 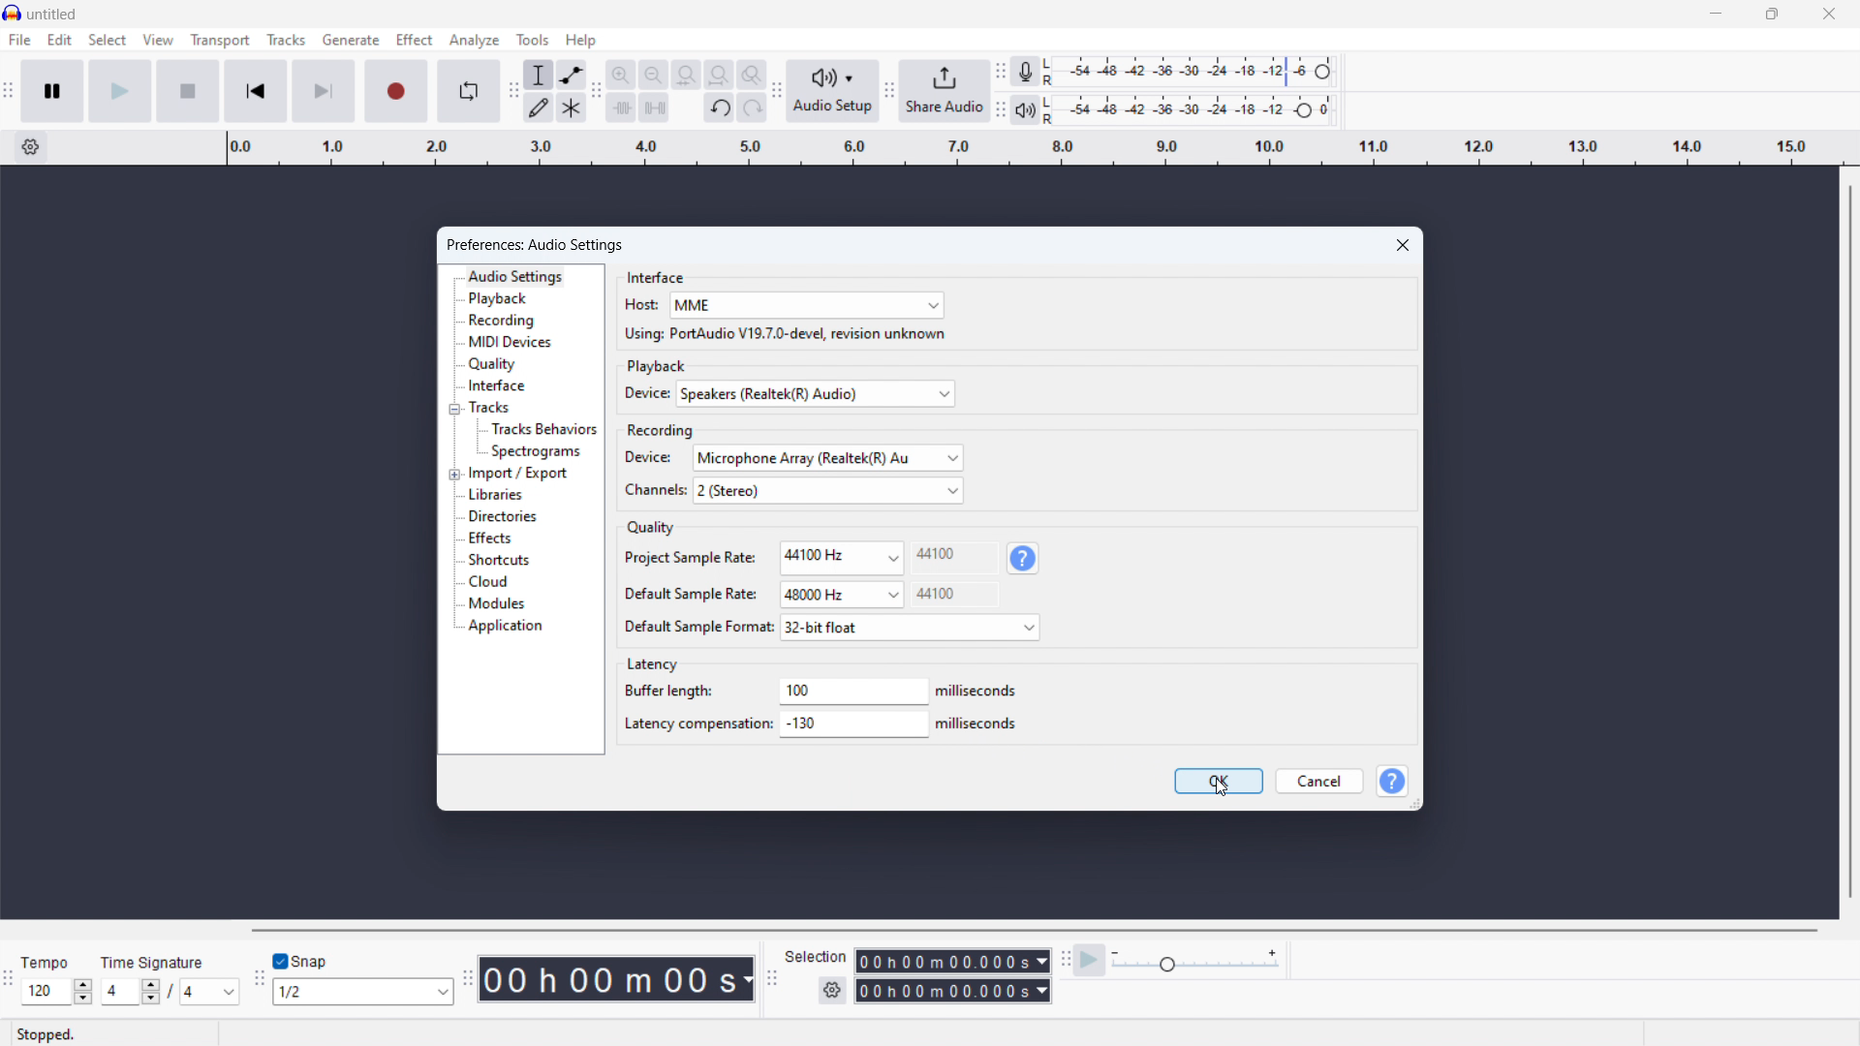 I want to click on effect, so click(x=414, y=39).